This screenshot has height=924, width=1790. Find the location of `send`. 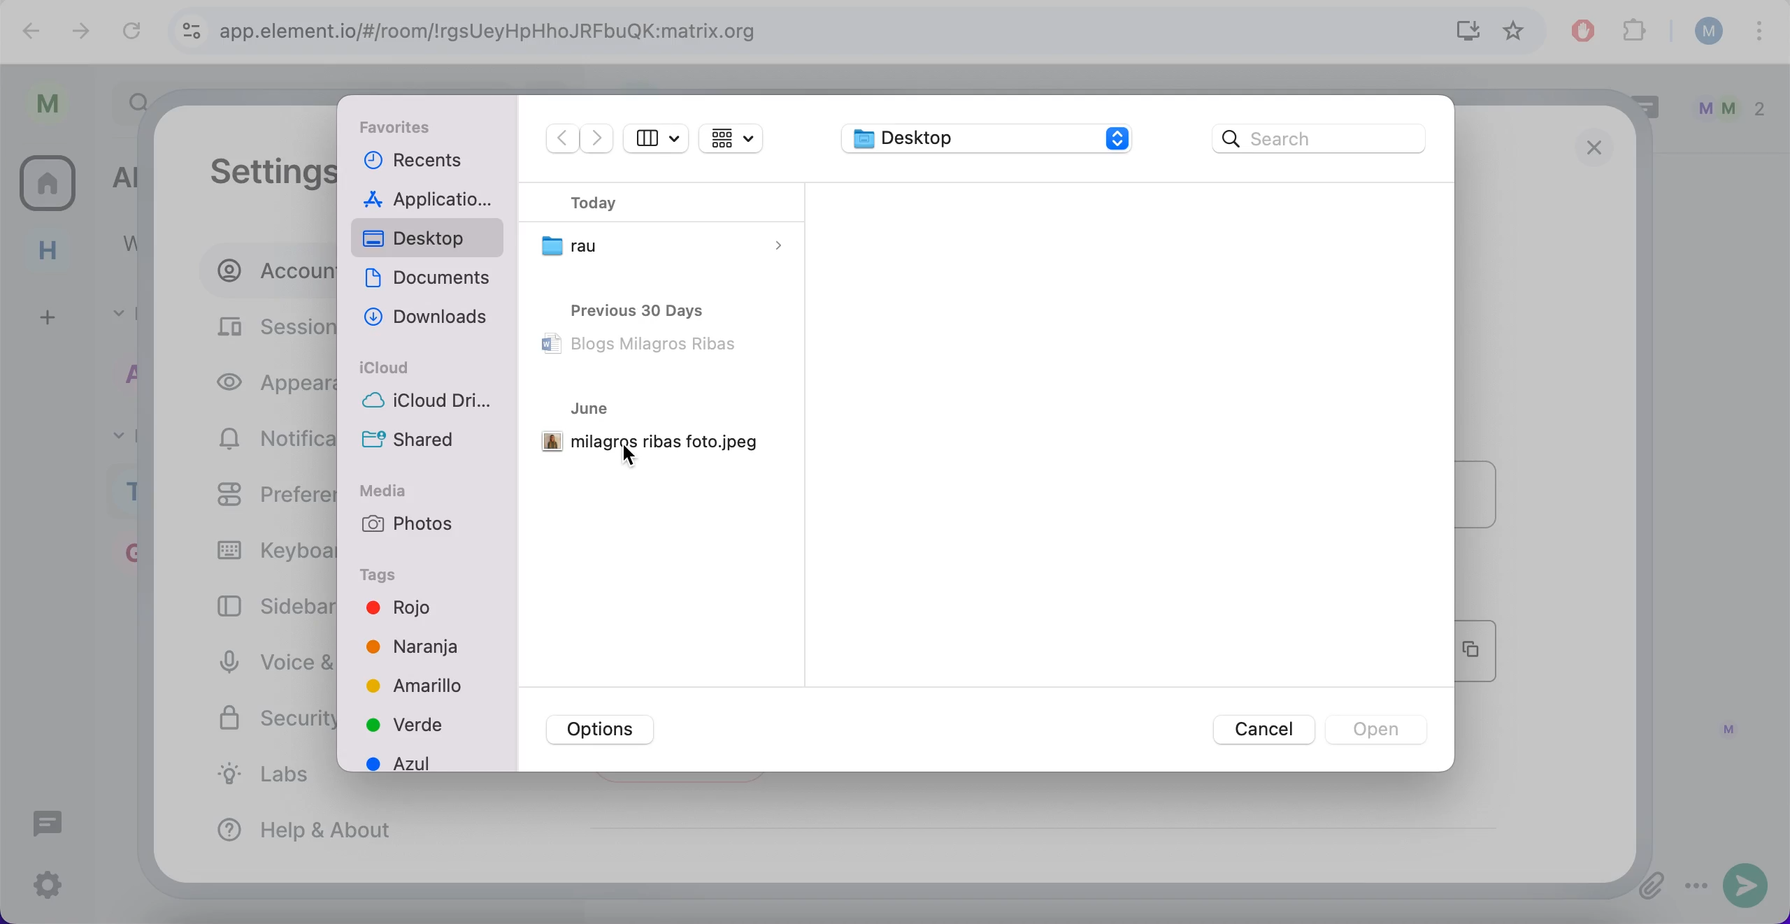

send is located at coordinates (1746, 888).